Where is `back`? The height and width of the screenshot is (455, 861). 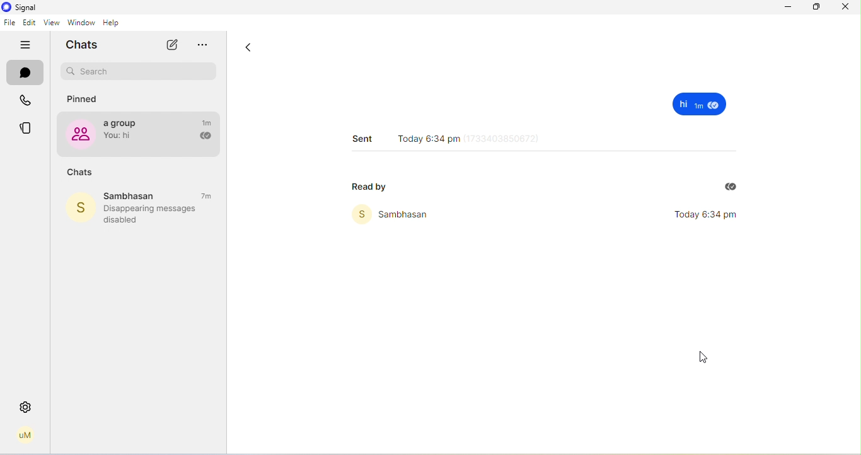 back is located at coordinates (248, 50).